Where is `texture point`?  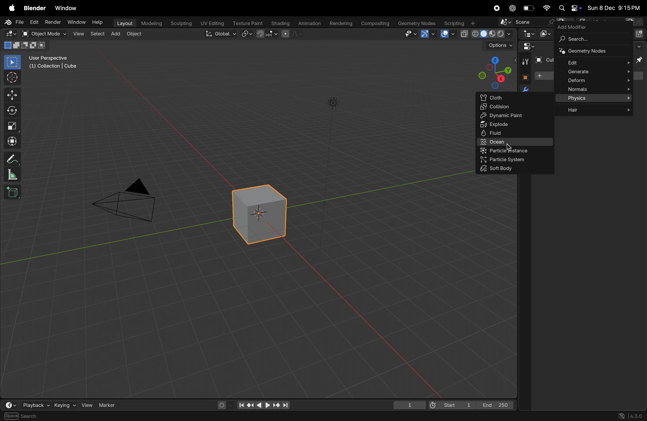 texture point is located at coordinates (248, 23).